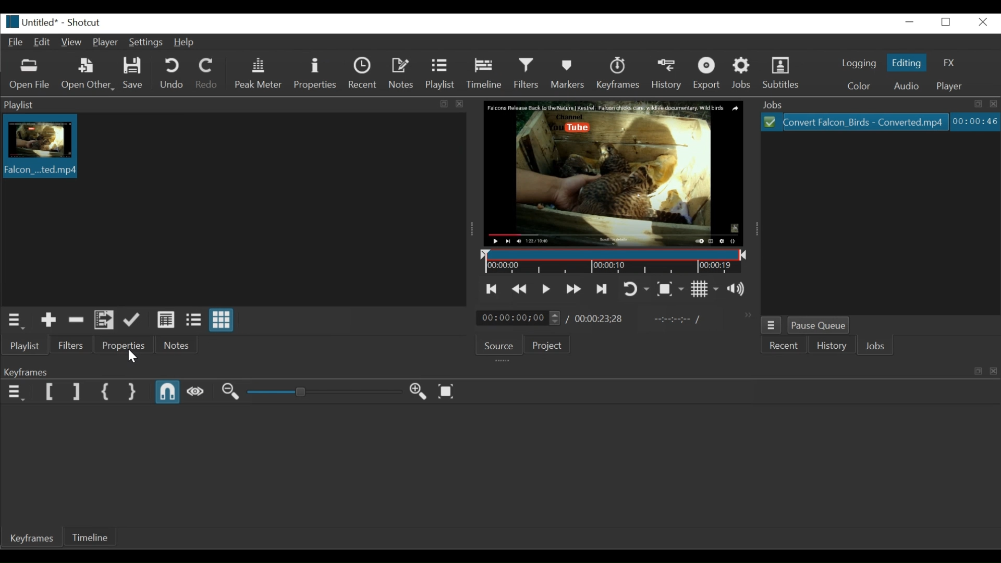 The height and width of the screenshot is (563, 1001). What do you see at coordinates (176, 345) in the screenshot?
I see `Notes` at bounding box center [176, 345].